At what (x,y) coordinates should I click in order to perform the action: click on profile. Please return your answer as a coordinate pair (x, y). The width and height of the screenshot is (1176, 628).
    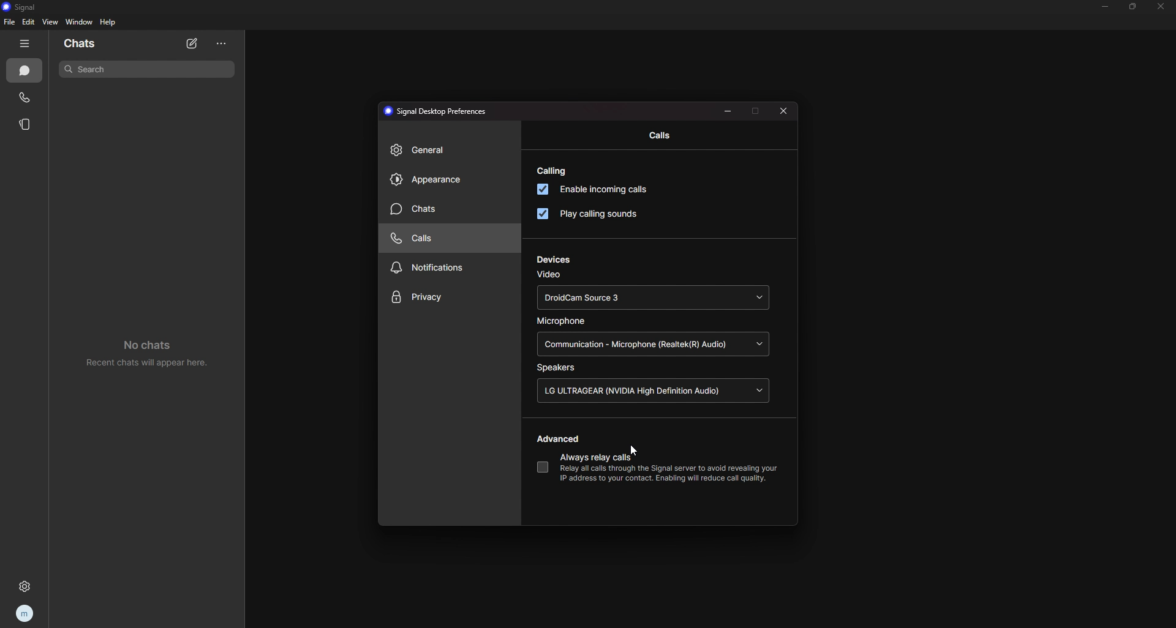
    Looking at the image, I should click on (26, 613).